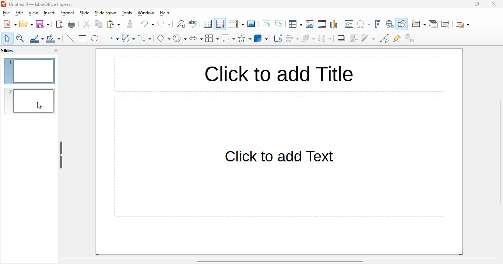 The image size is (503, 264). What do you see at coordinates (70, 38) in the screenshot?
I see `insert line` at bounding box center [70, 38].